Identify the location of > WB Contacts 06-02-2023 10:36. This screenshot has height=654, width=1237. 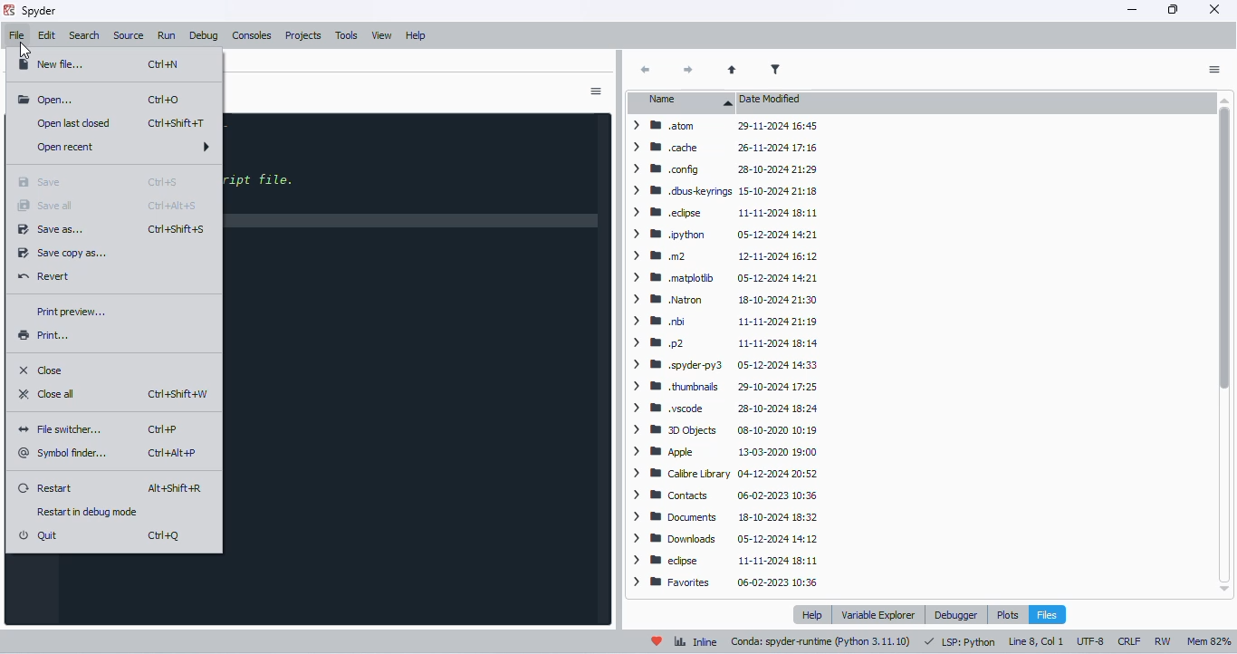
(722, 495).